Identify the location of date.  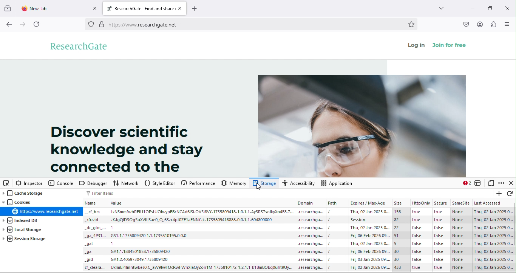
(494, 244).